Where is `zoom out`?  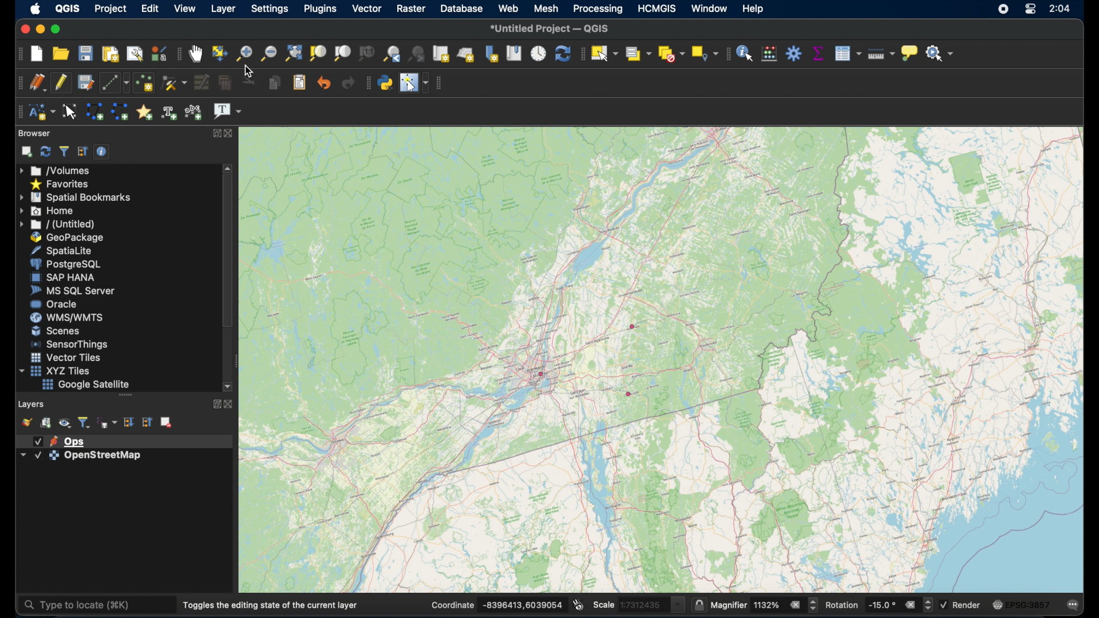 zoom out is located at coordinates (267, 54).